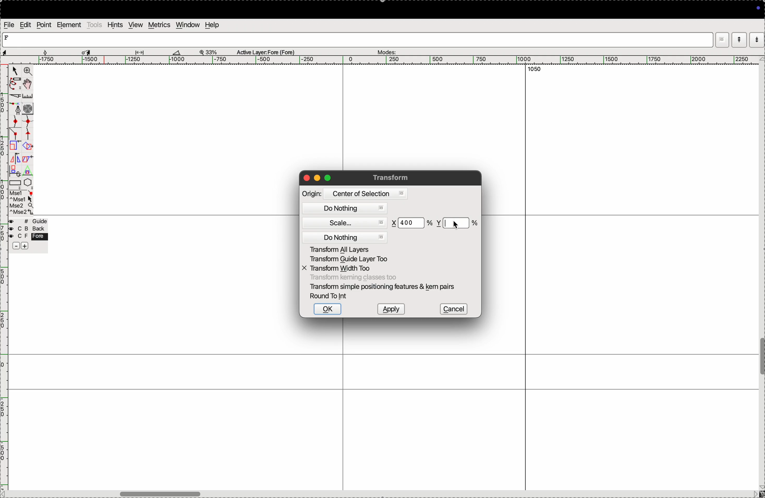 The width and height of the screenshot is (765, 498). Describe the element at coordinates (318, 178) in the screenshot. I see `minimize` at that location.